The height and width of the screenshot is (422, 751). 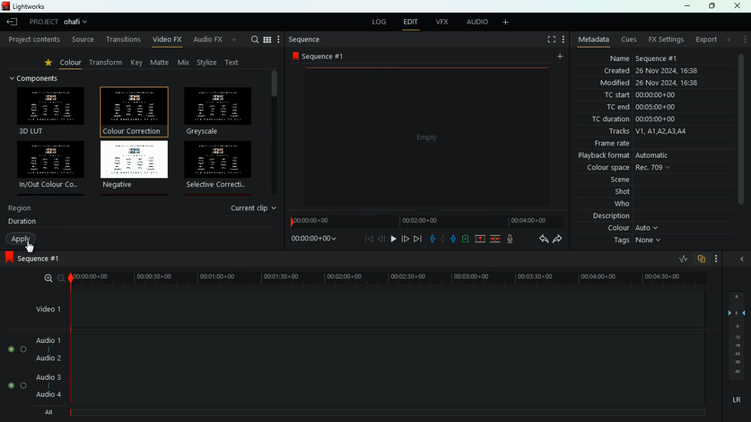 I want to click on modified, so click(x=651, y=83).